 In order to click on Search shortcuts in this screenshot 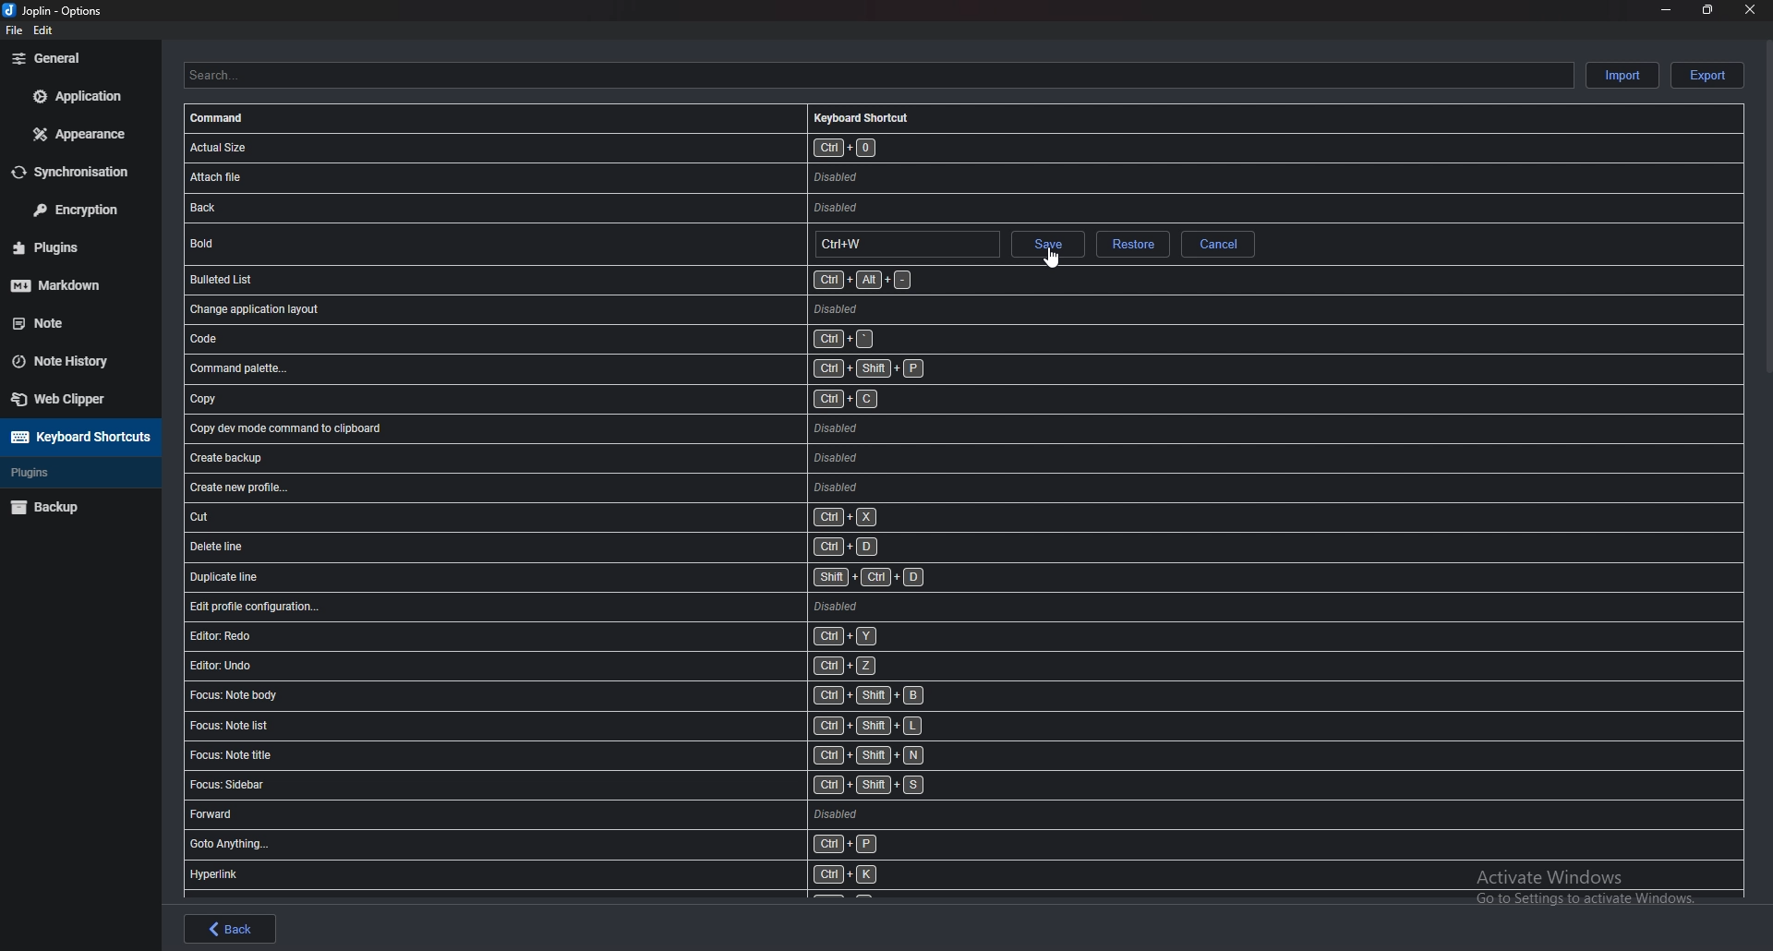, I will do `click(882, 76)`.